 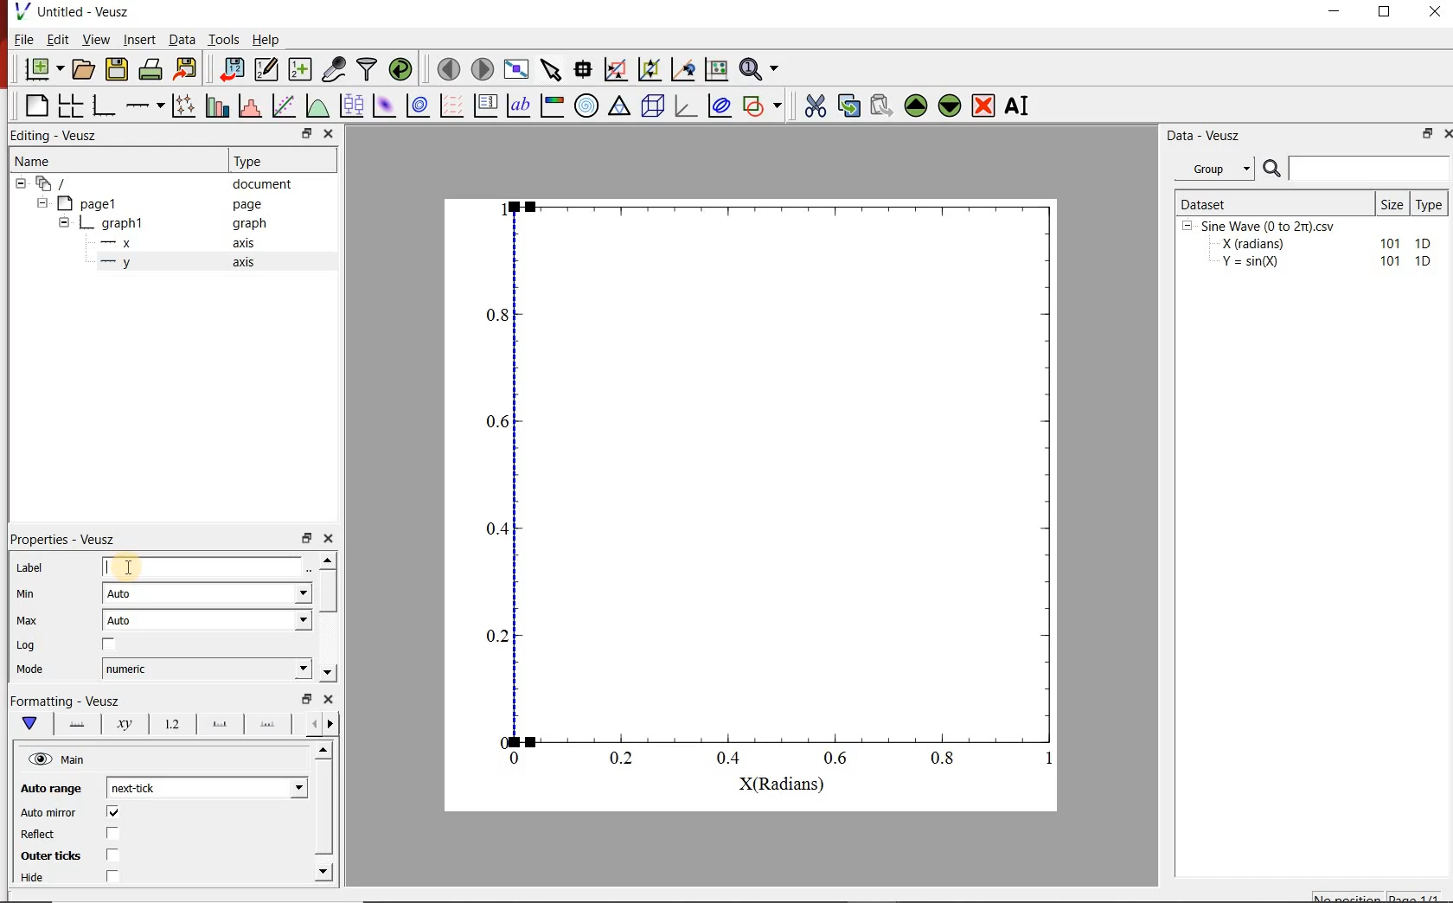 What do you see at coordinates (65, 539) in the screenshot?
I see `Properties - Veusz` at bounding box center [65, 539].